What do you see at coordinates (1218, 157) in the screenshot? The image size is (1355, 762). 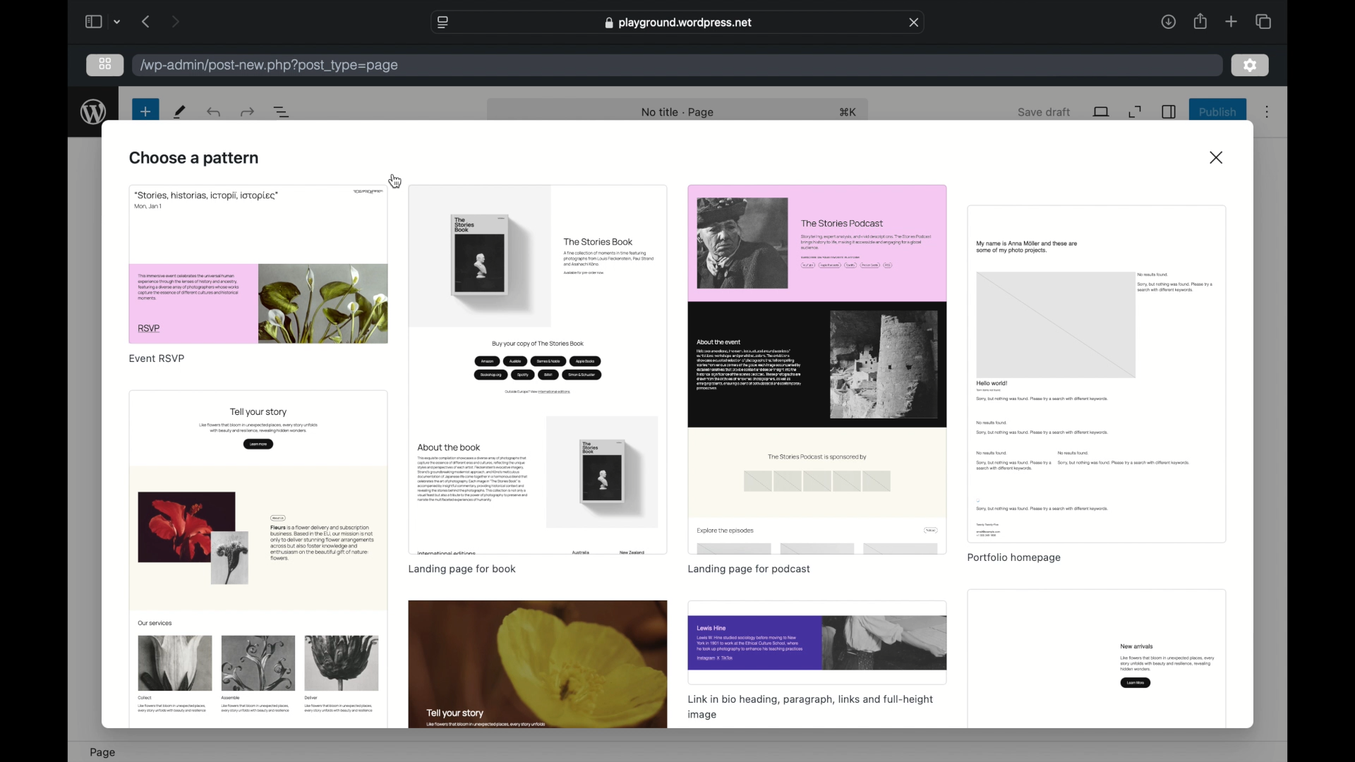 I see `close` at bounding box center [1218, 157].